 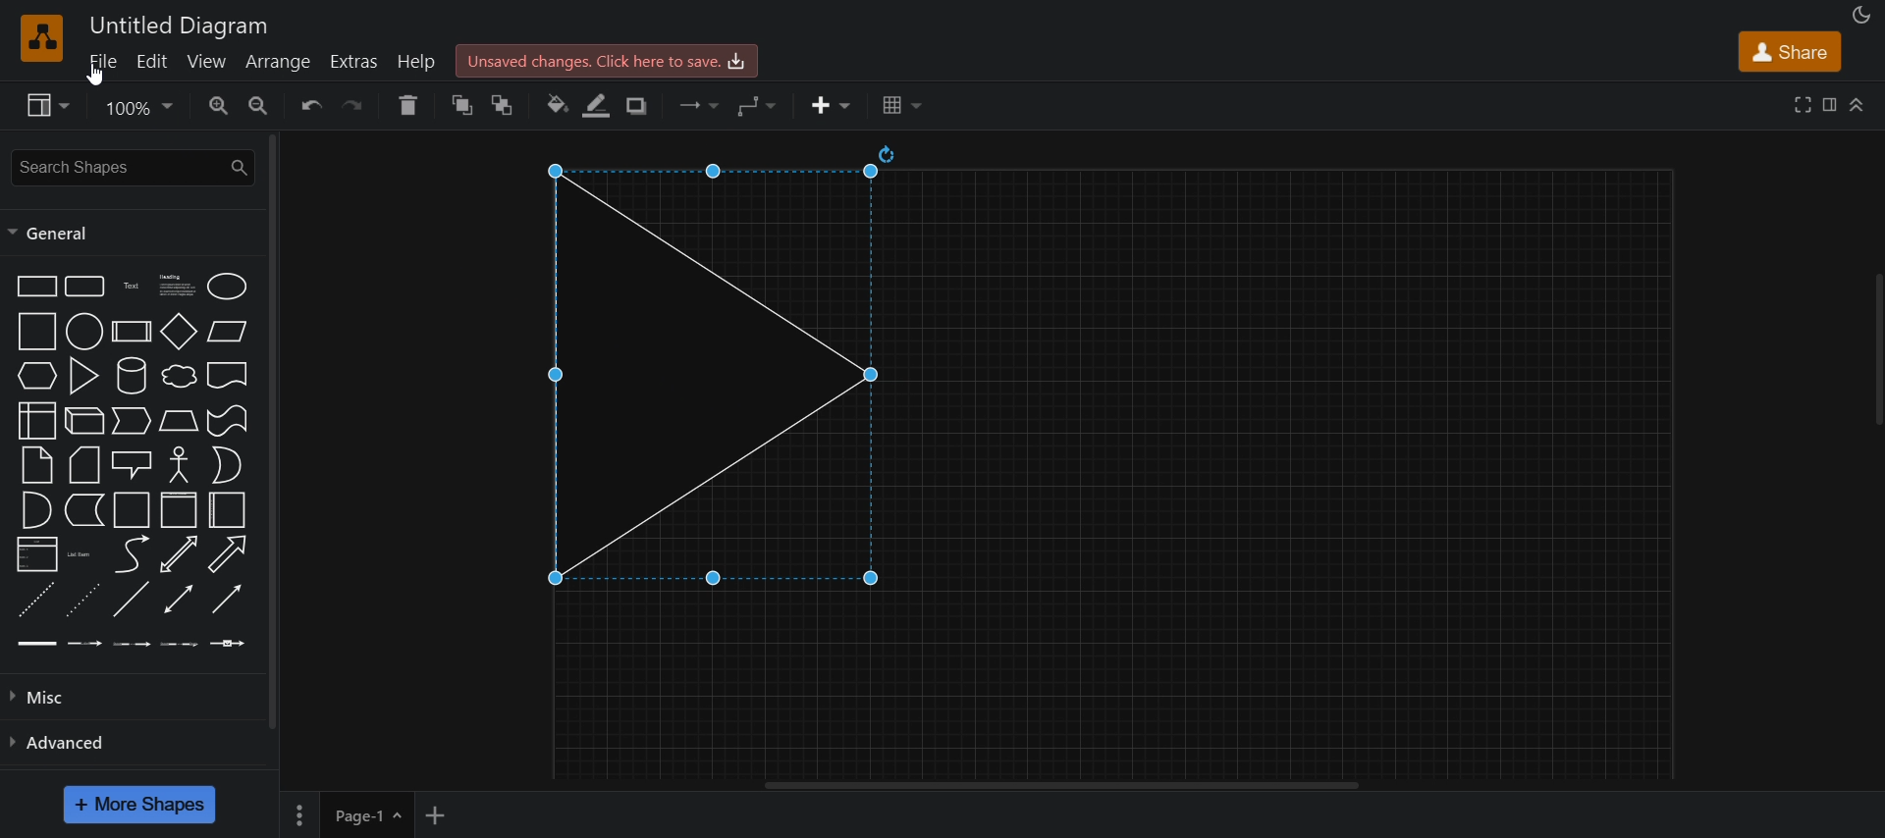 I want to click on zoom, so click(x=142, y=108).